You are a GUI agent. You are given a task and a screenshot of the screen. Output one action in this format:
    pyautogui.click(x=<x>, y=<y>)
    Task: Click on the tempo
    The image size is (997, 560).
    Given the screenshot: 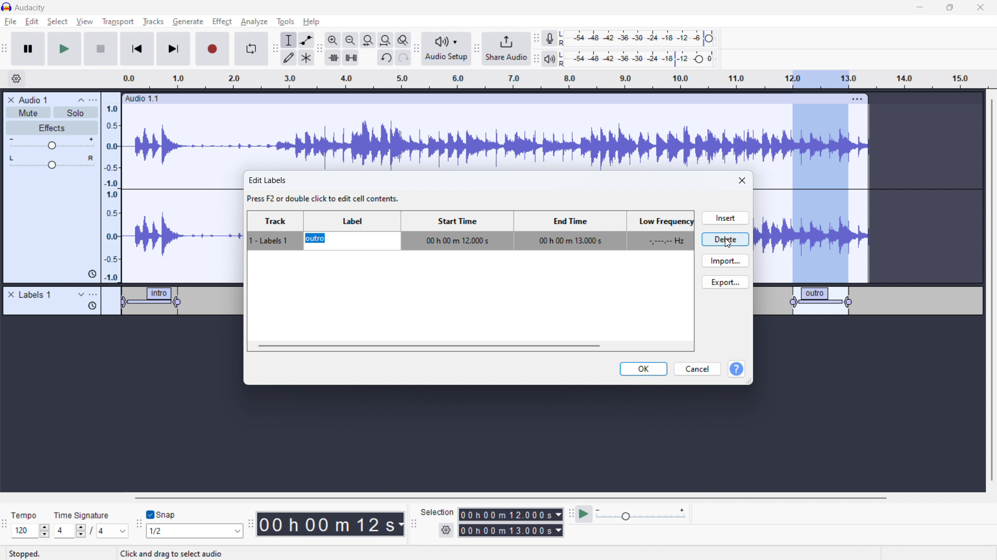 What is the action you would take?
    pyautogui.click(x=31, y=515)
    